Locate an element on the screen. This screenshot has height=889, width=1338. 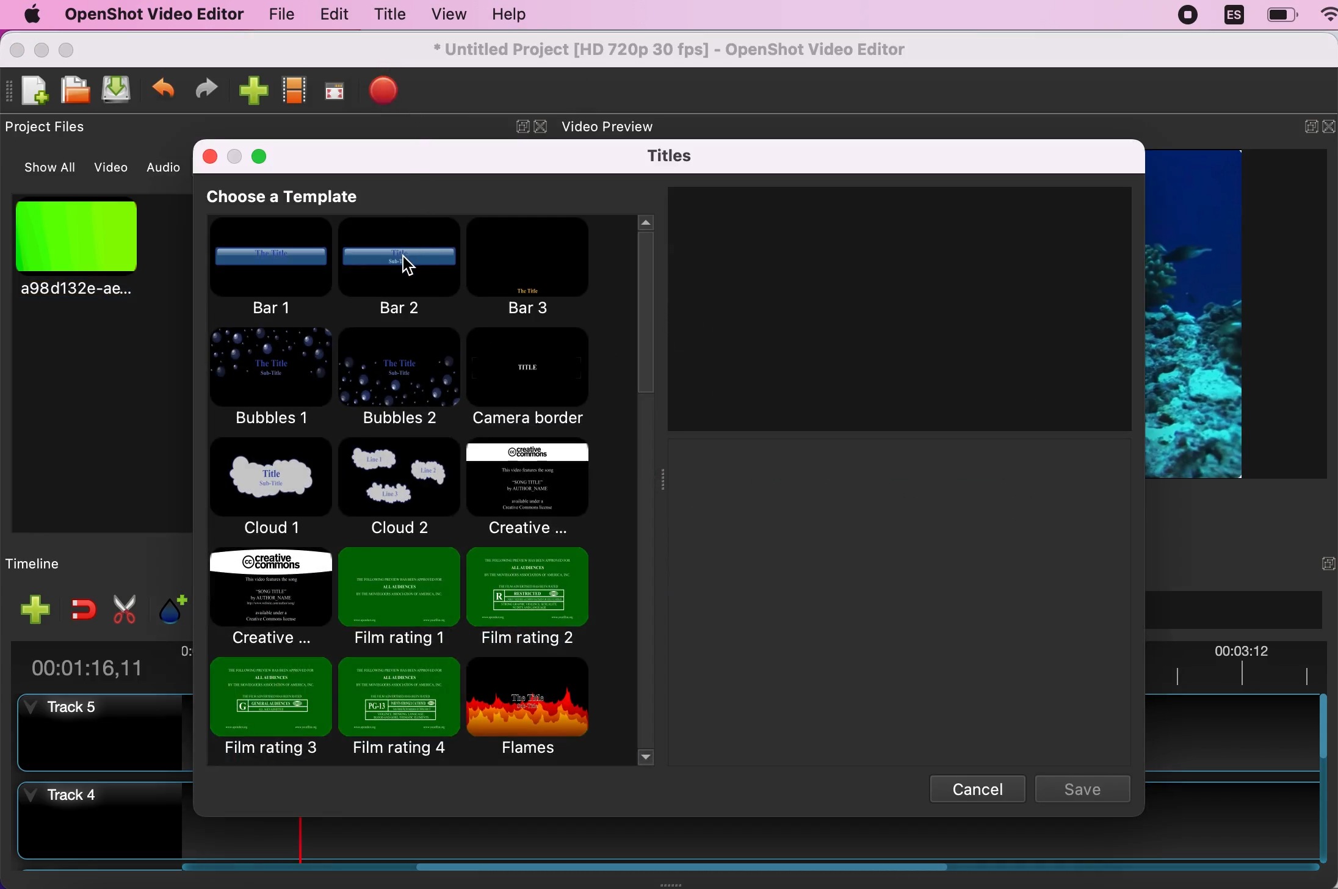
track 5 is located at coordinates (109, 734).